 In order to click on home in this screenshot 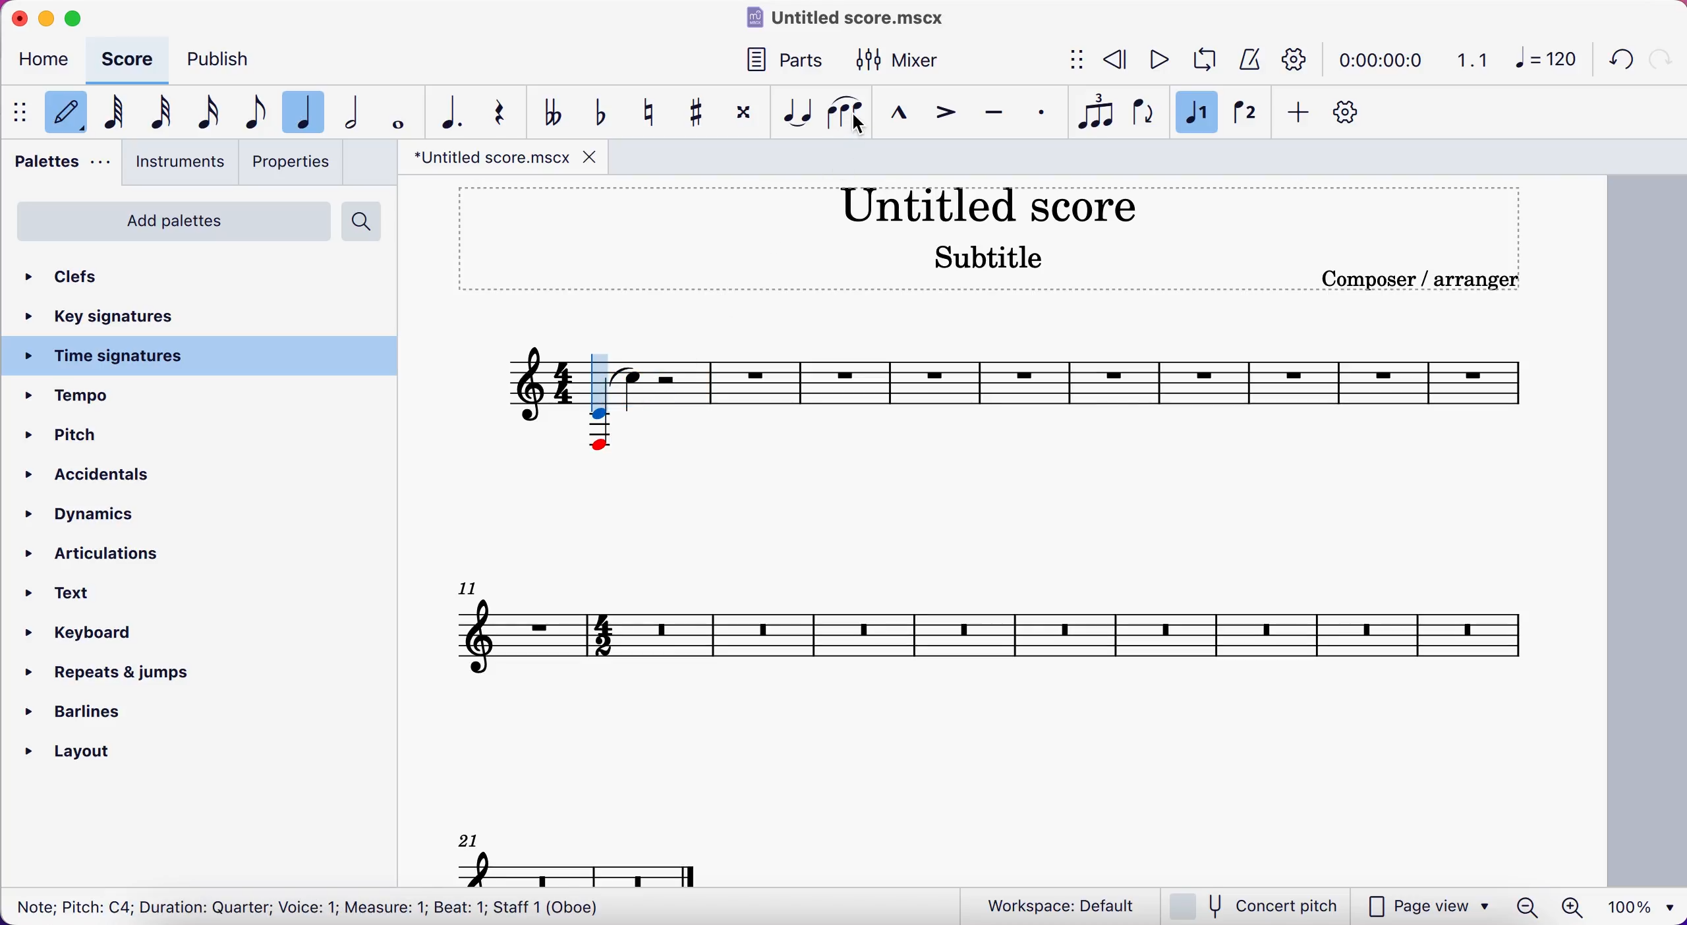, I will do `click(47, 63)`.